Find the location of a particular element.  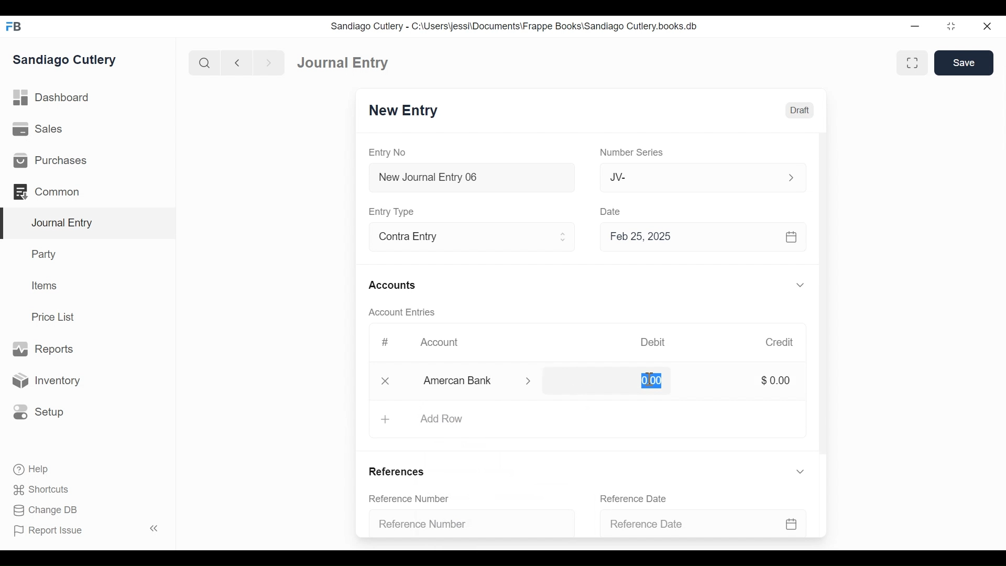

text Cursor is located at coordinates (647, 382).